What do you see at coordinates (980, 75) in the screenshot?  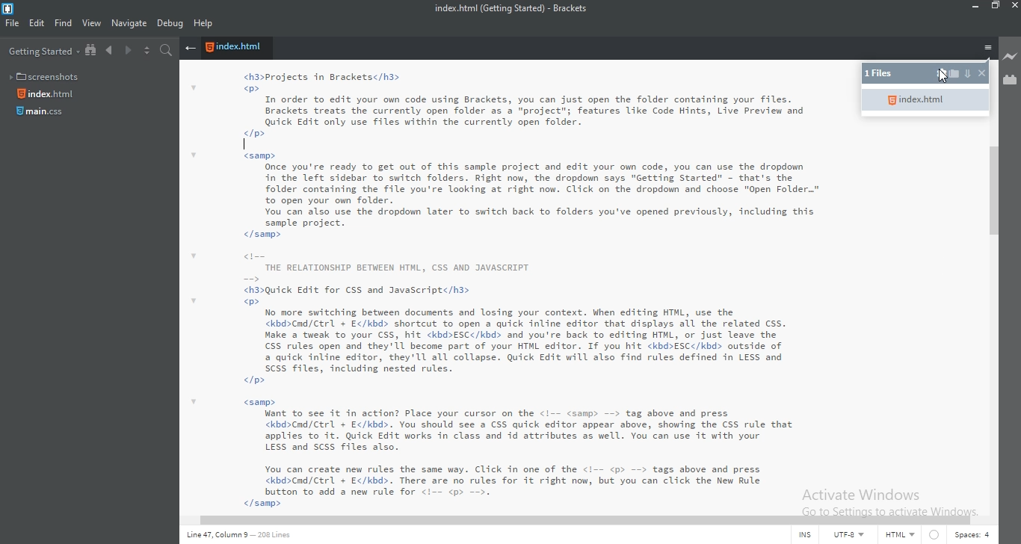 I see `close` at bounding box center [980, 75].